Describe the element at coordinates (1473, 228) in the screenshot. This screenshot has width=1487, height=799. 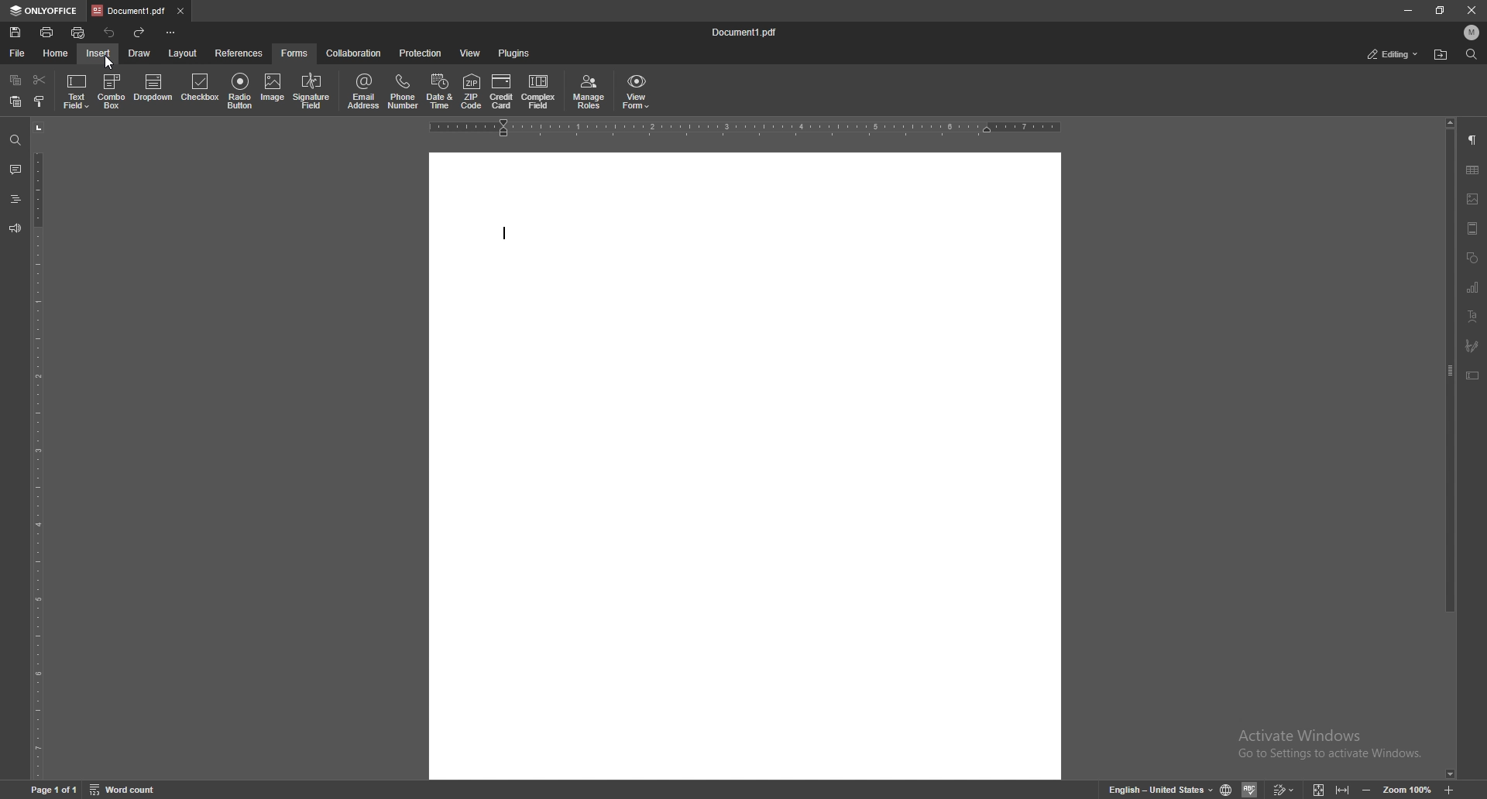
I see `header/footer` at that location.